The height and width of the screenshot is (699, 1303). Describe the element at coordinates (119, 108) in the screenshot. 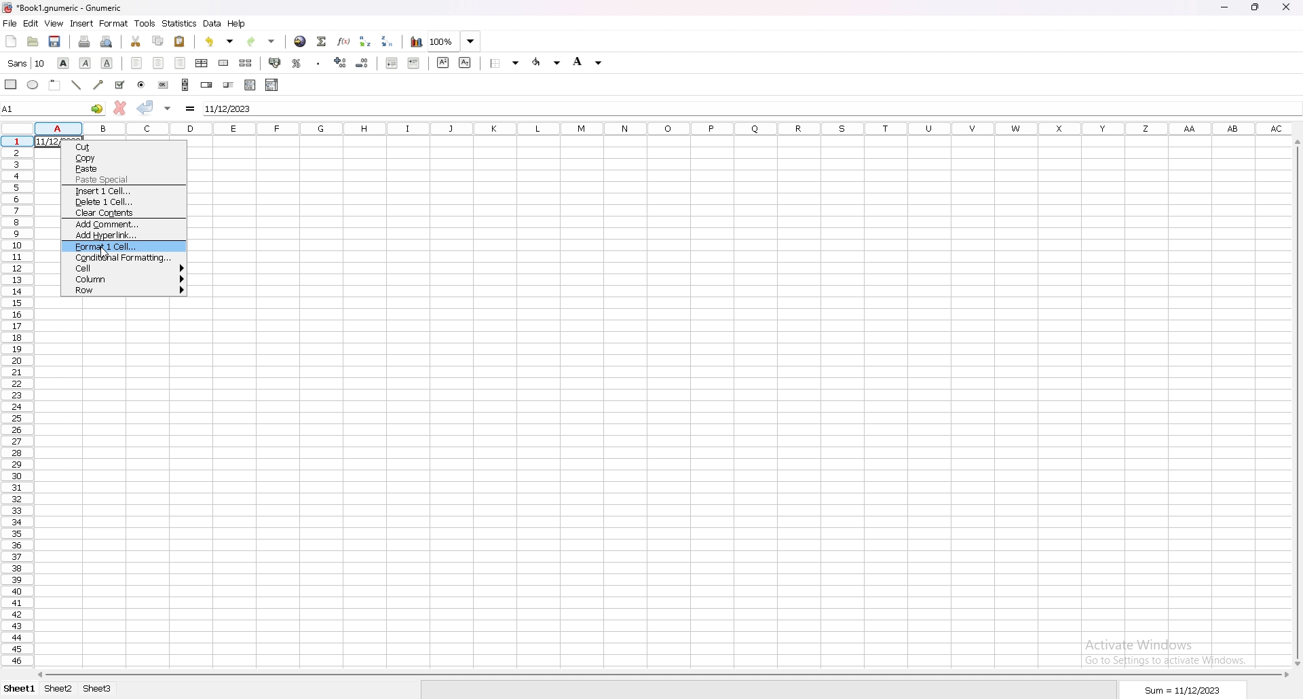

I see `cancel changes` at that location.